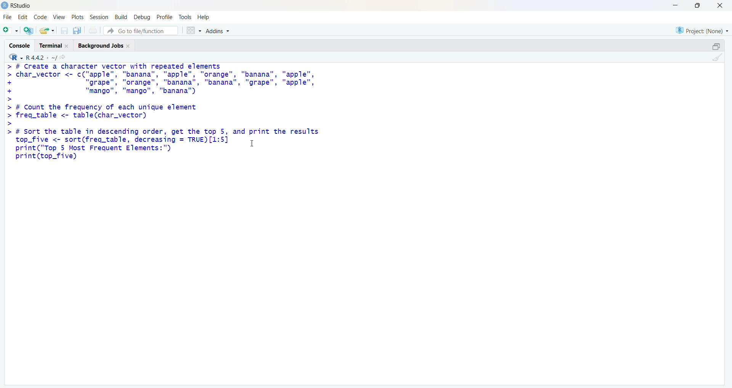 This screenshot has height=388, width=732. What do you see at coordinates (21, 45) in the screenshot?
I see `Console` at bounding box center [21, 45].